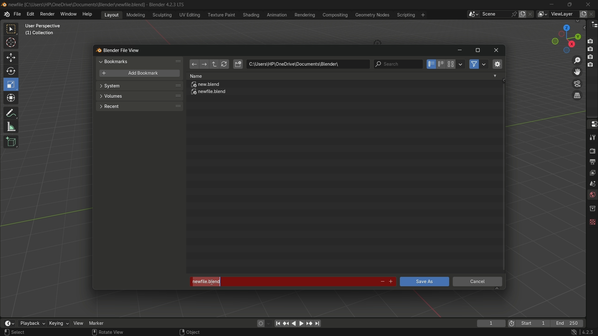 The height and width of the screenshot is (336, 598). I want to click on system, so click(140, 86).